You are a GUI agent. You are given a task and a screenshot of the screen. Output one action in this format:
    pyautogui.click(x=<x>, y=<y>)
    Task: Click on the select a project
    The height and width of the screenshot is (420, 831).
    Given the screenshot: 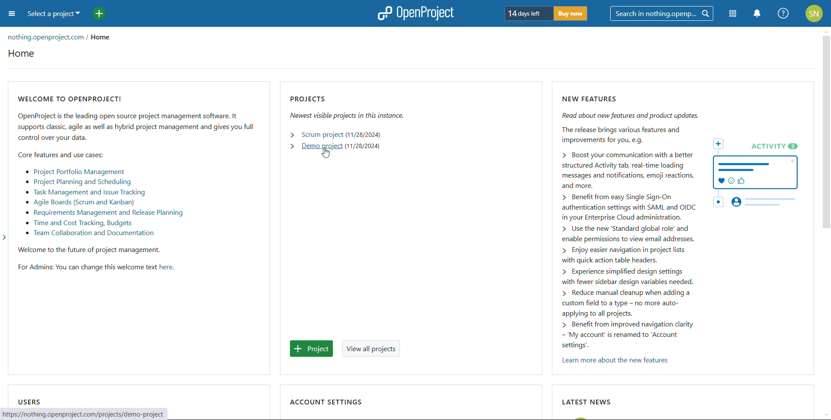 What is the action you would take?
    pyautogui.click(x=54, y=15)
    